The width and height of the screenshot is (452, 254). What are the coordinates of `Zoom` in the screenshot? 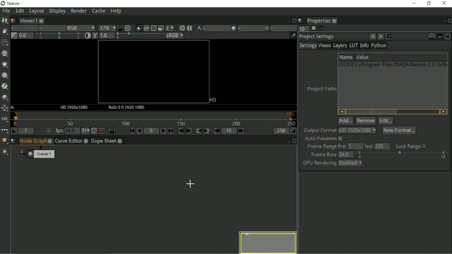 It's located at (106, 28).